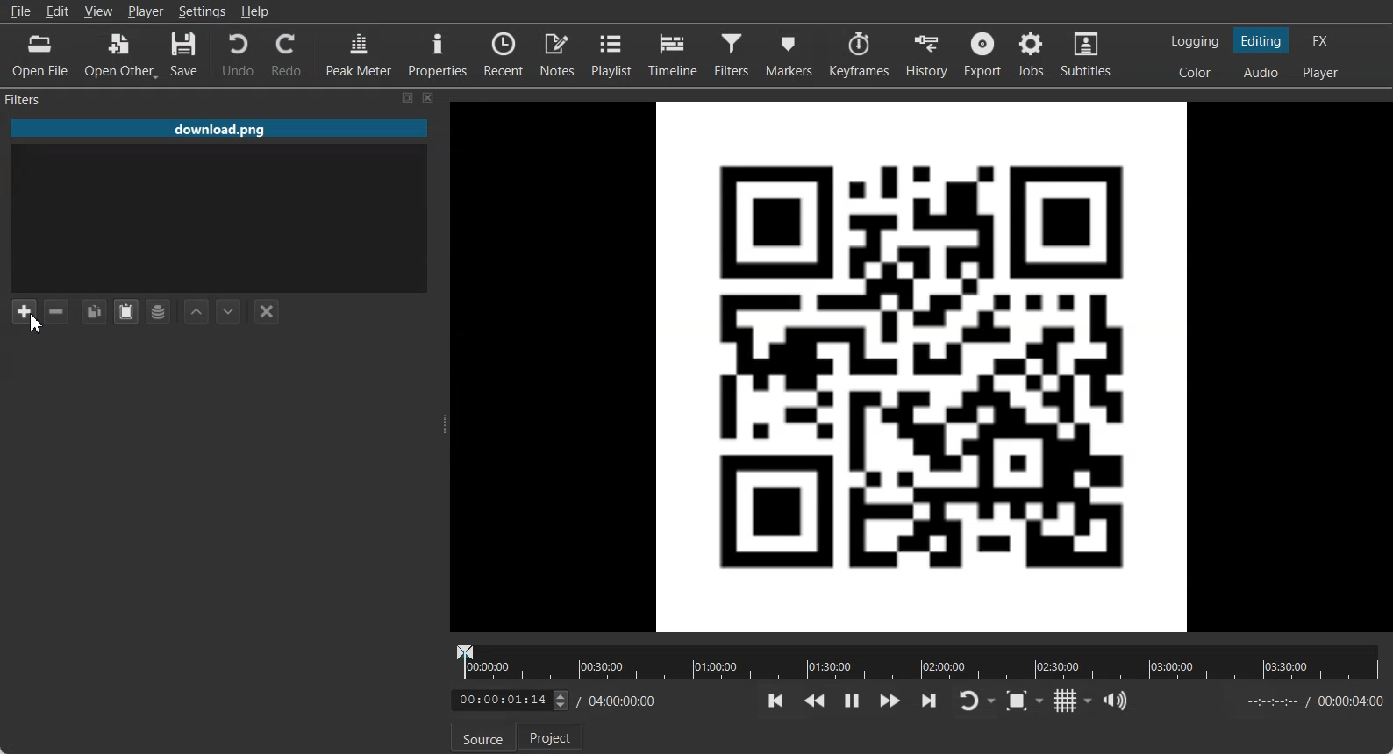 The width and height of the screenshot is (1393, 754). What do you see at coordinates (446, 424) in the screenshot?
I see `Window adjuster` at bounding box center [446, 424].